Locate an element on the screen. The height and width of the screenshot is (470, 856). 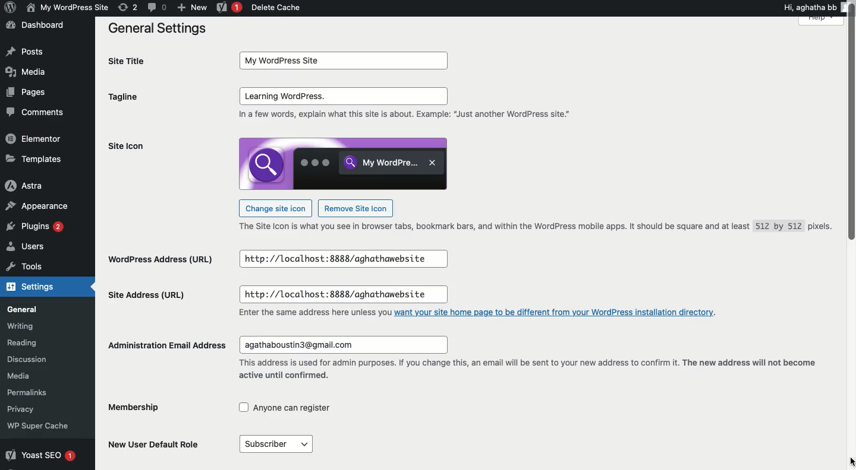
New is located at coordinates (192, 7).